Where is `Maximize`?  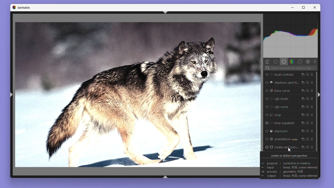 Maximize is located at coordinates (304, 8).